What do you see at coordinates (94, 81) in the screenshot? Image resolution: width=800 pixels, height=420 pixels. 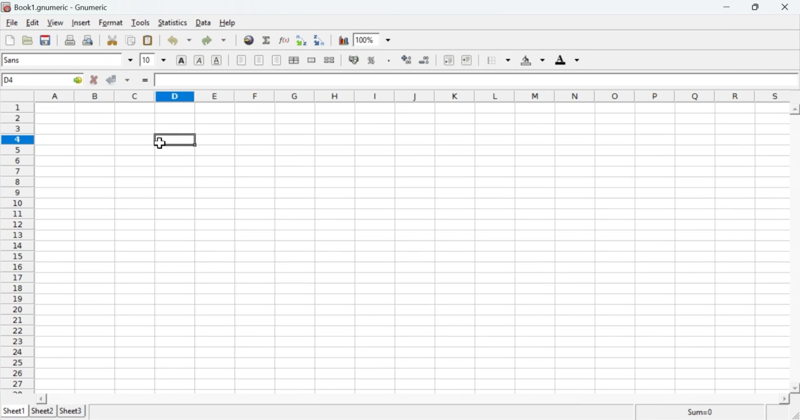 I see `Cancel change` at bounding box center [94, 81].